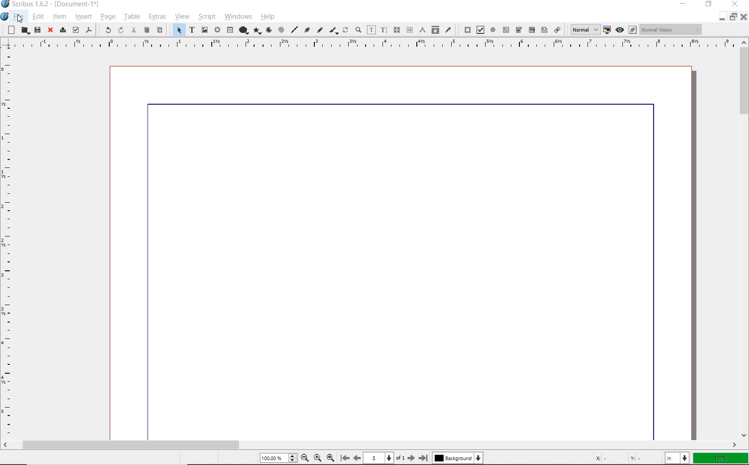 The image size is (749, 465). Describe the element at coordinates (106, 30) in the screenshot. I see `undo` at that location.